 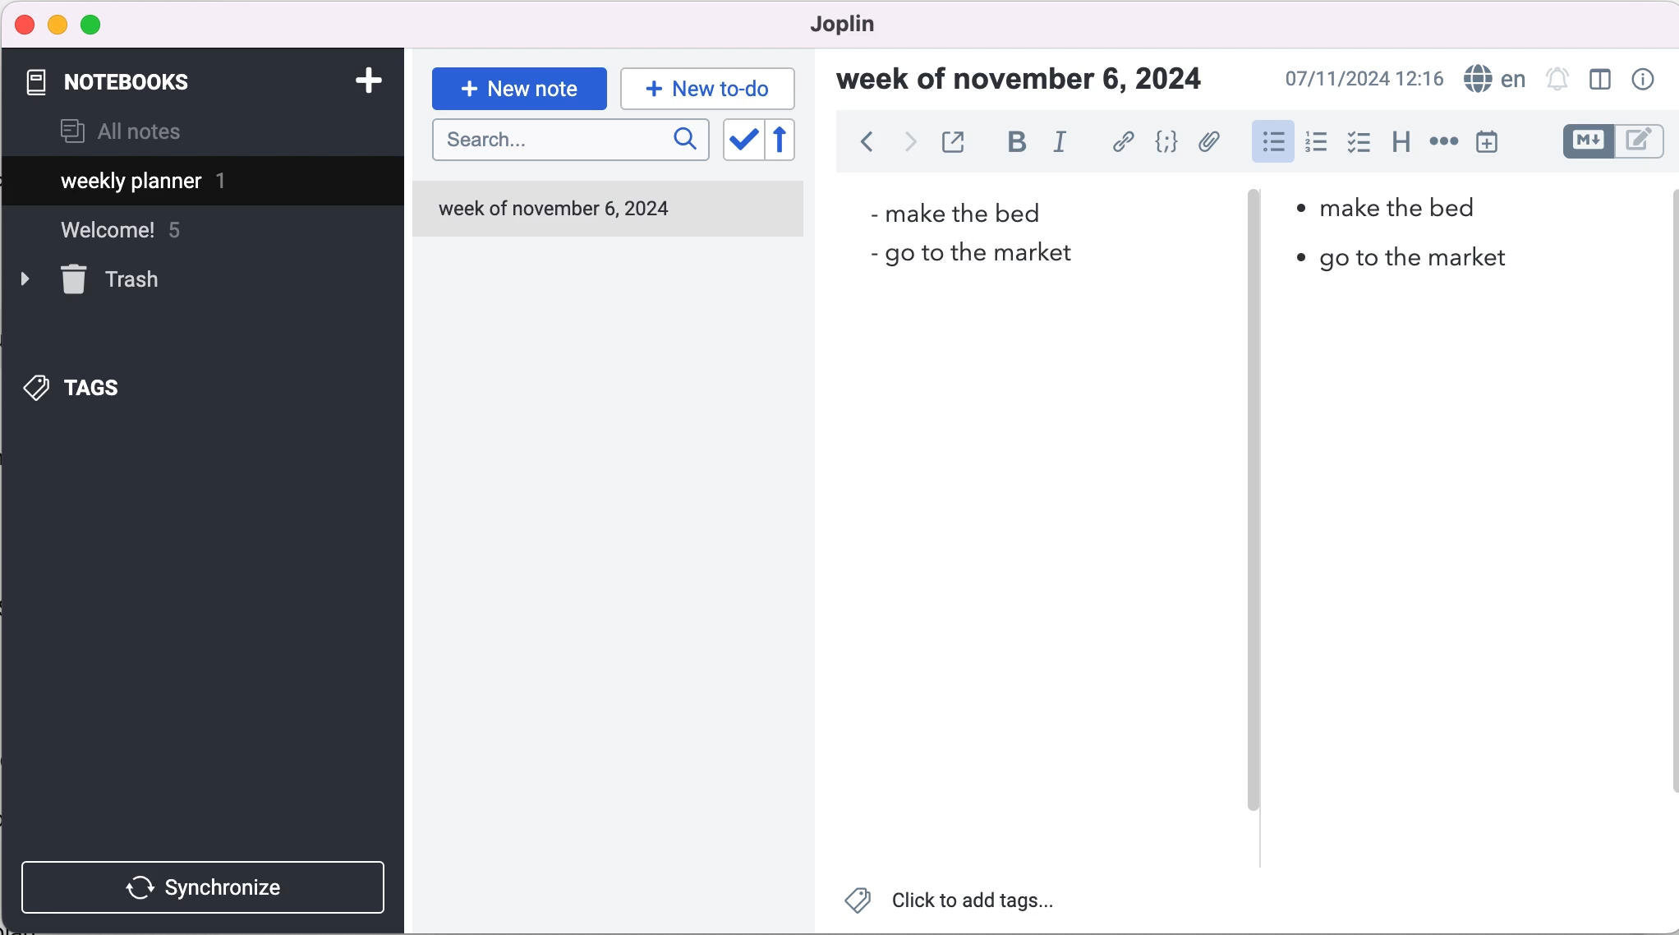 What do you see at coordinates (1255, 505) in the screenshot?
I see `vertical slider` at bounding box center [1255, 505].